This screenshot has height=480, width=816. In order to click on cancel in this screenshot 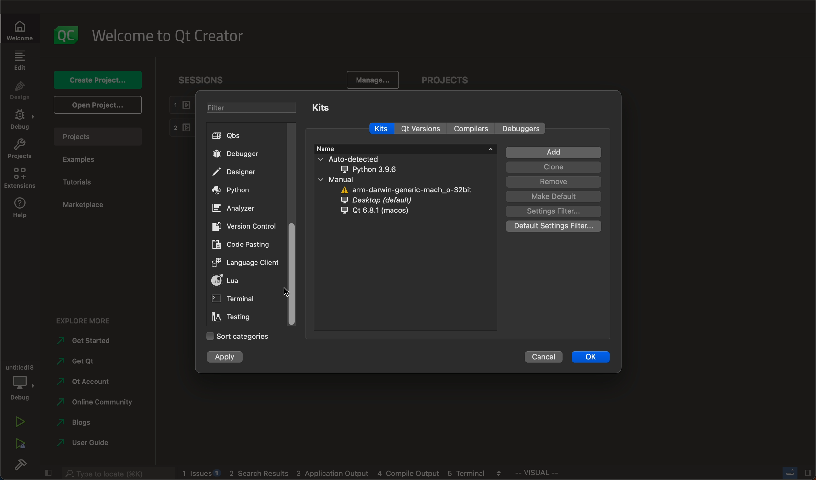, I will do `click(543, 356)`.